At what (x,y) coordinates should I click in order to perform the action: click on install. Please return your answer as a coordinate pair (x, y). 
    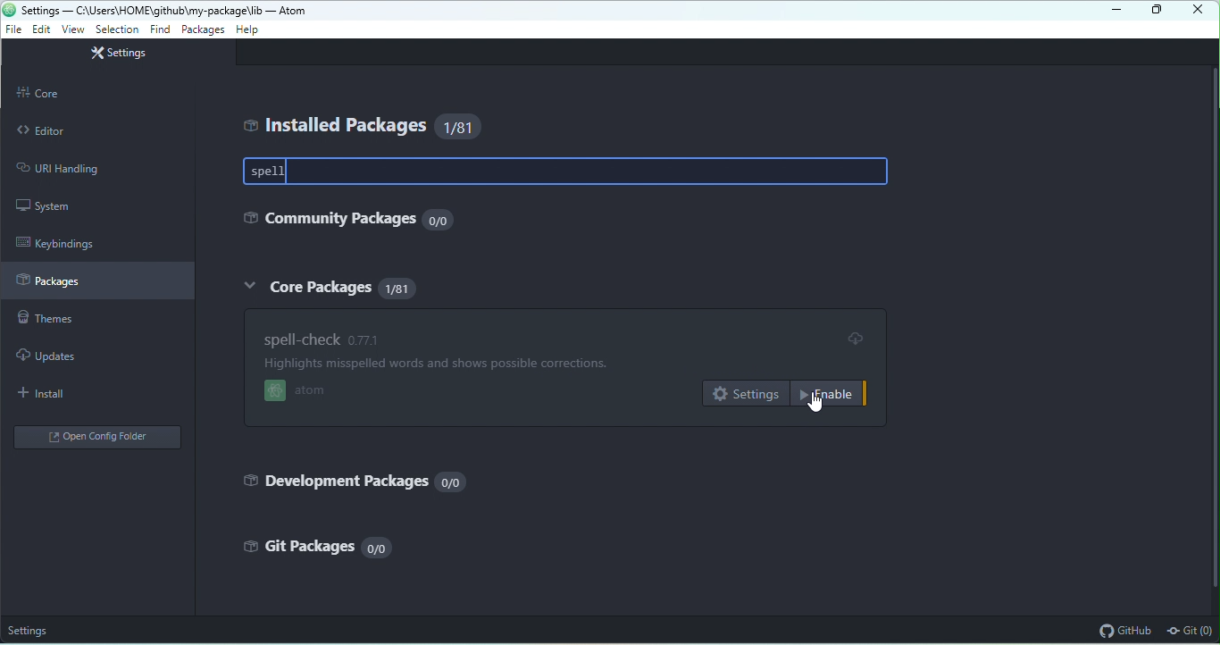
    Looking at the image, I should click on (49, 394).